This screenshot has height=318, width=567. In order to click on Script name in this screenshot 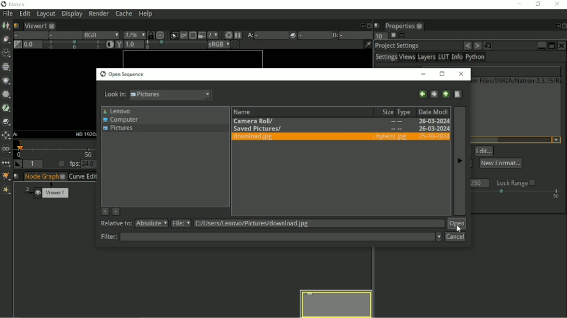, I will do `click(16, 25)`.